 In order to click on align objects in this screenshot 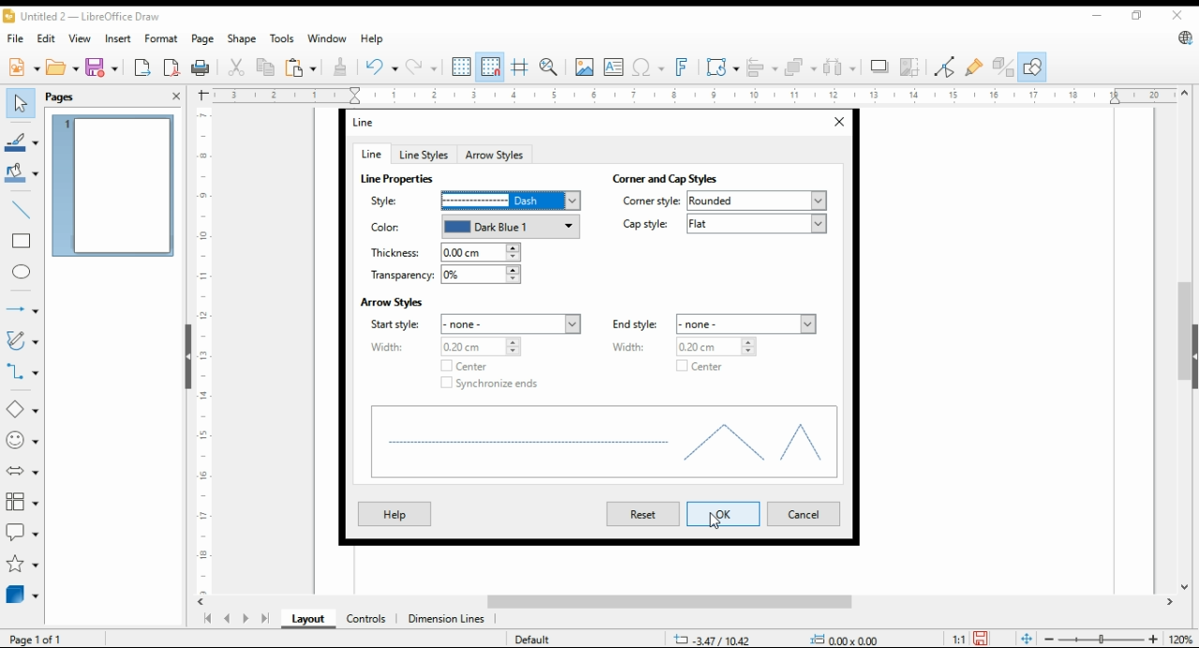, I will do `click(759, 66)`.